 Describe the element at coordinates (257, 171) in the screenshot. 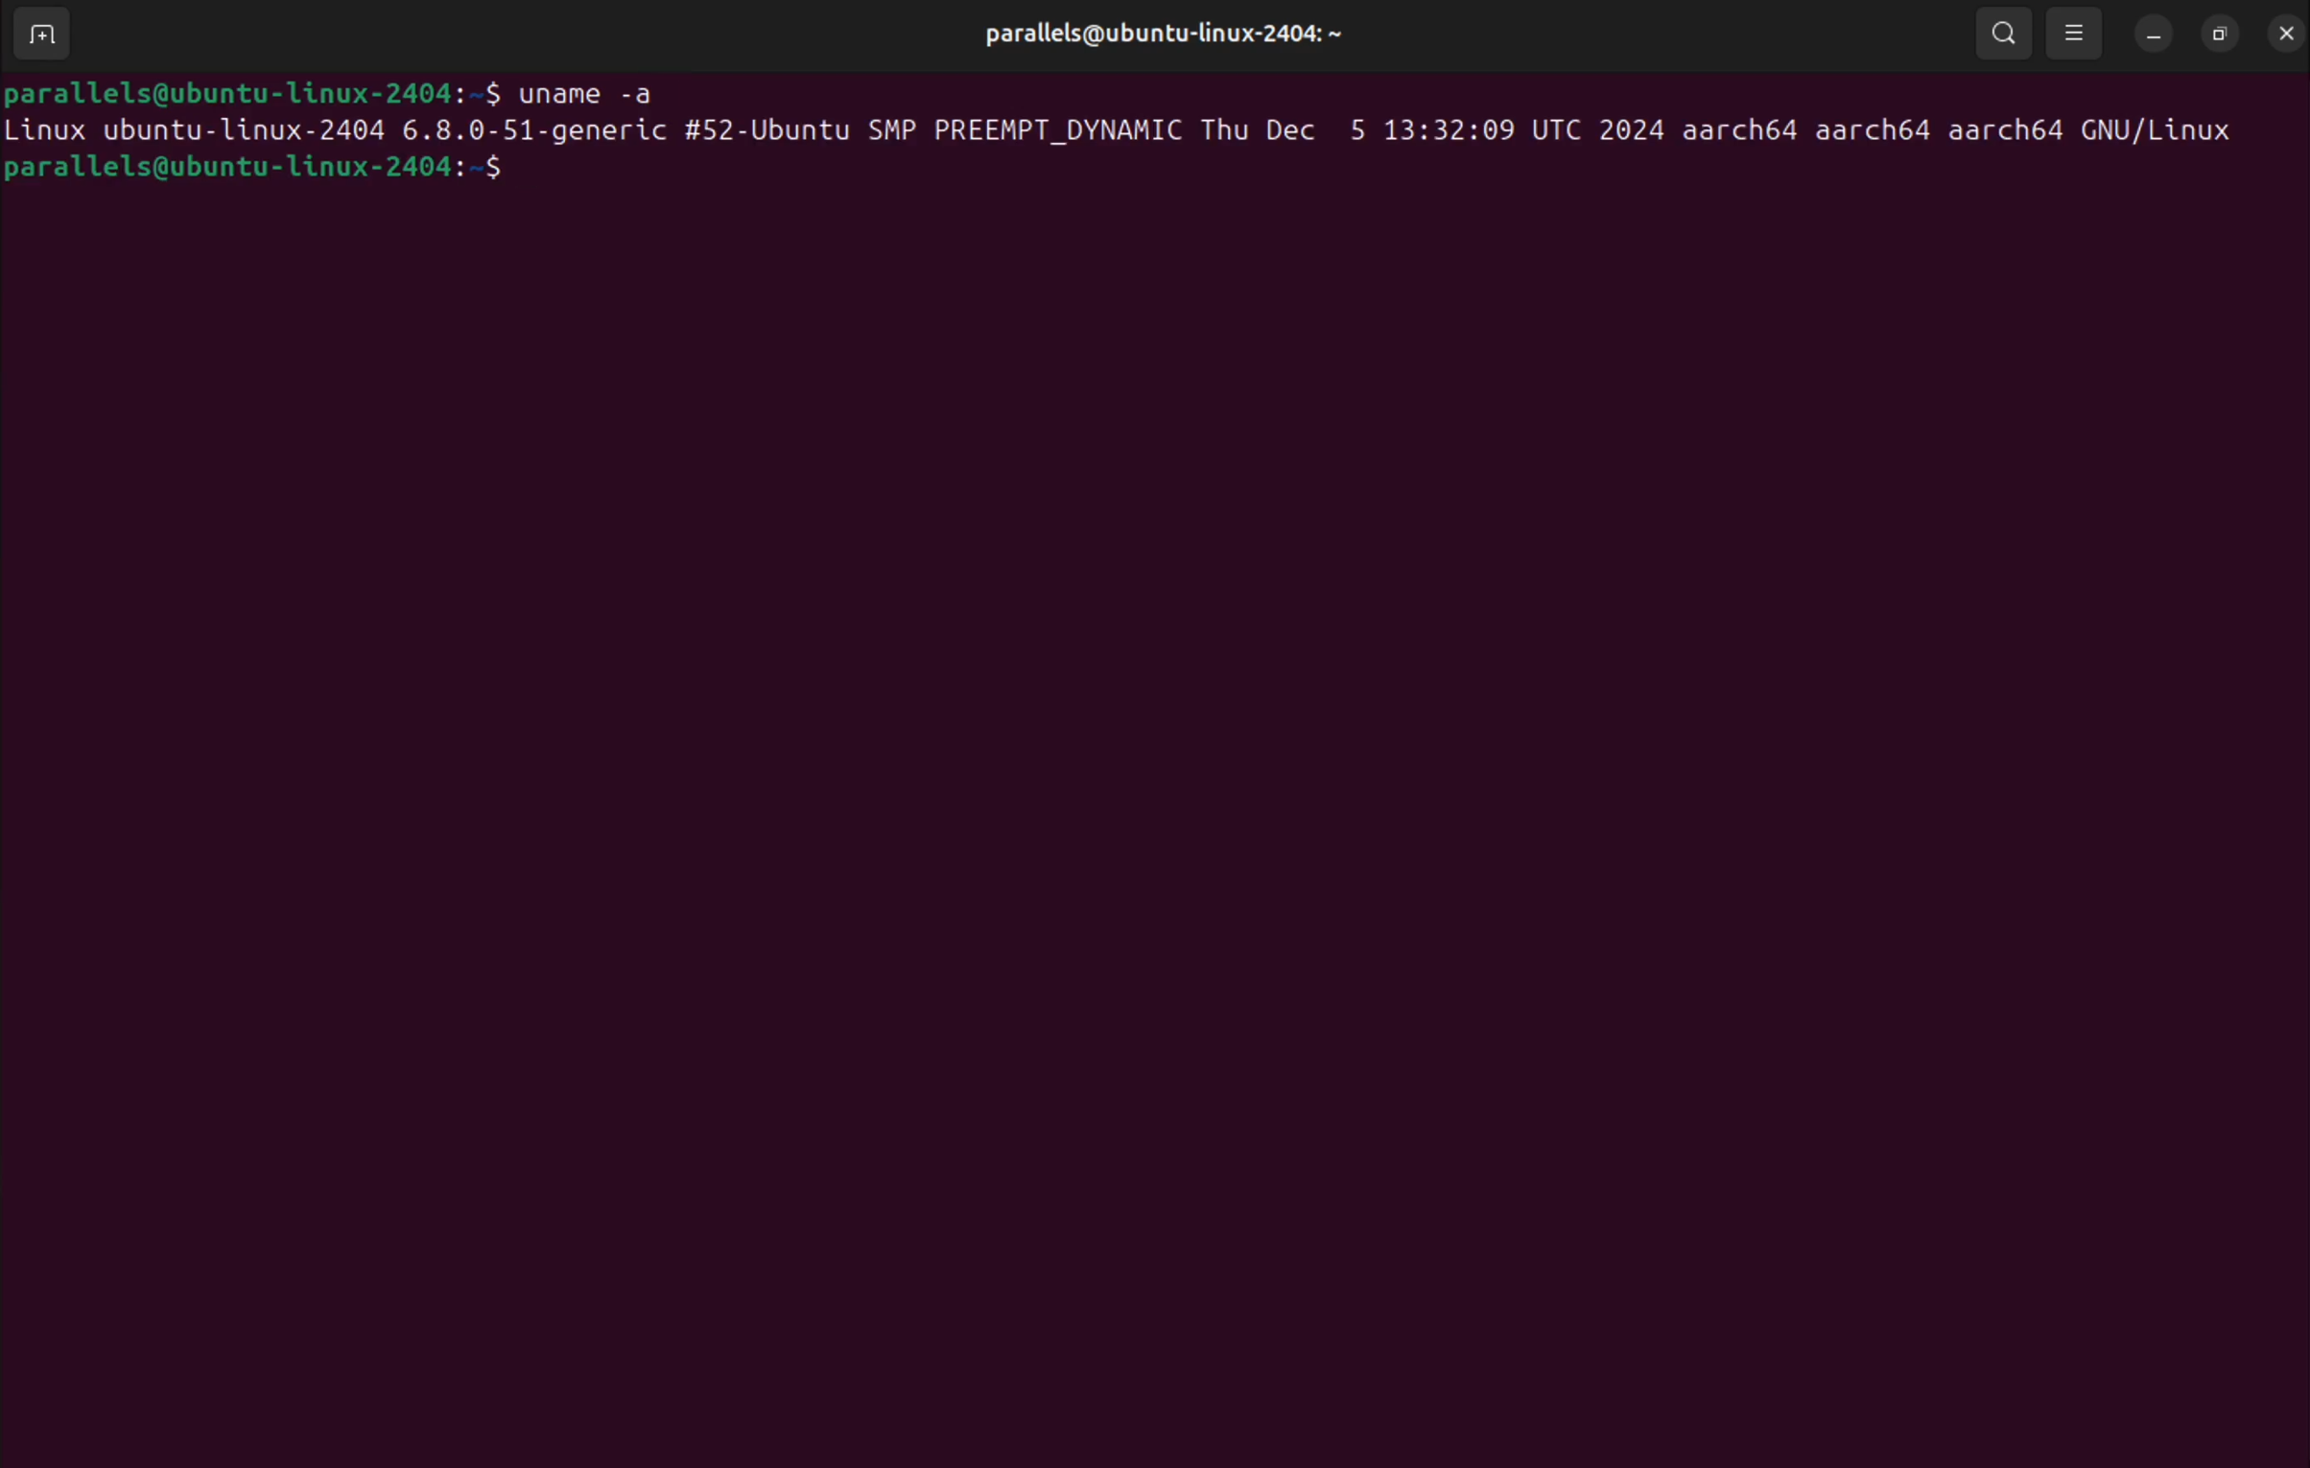

I see `parallels@ubuntu-linux-2404:~$` at that location.